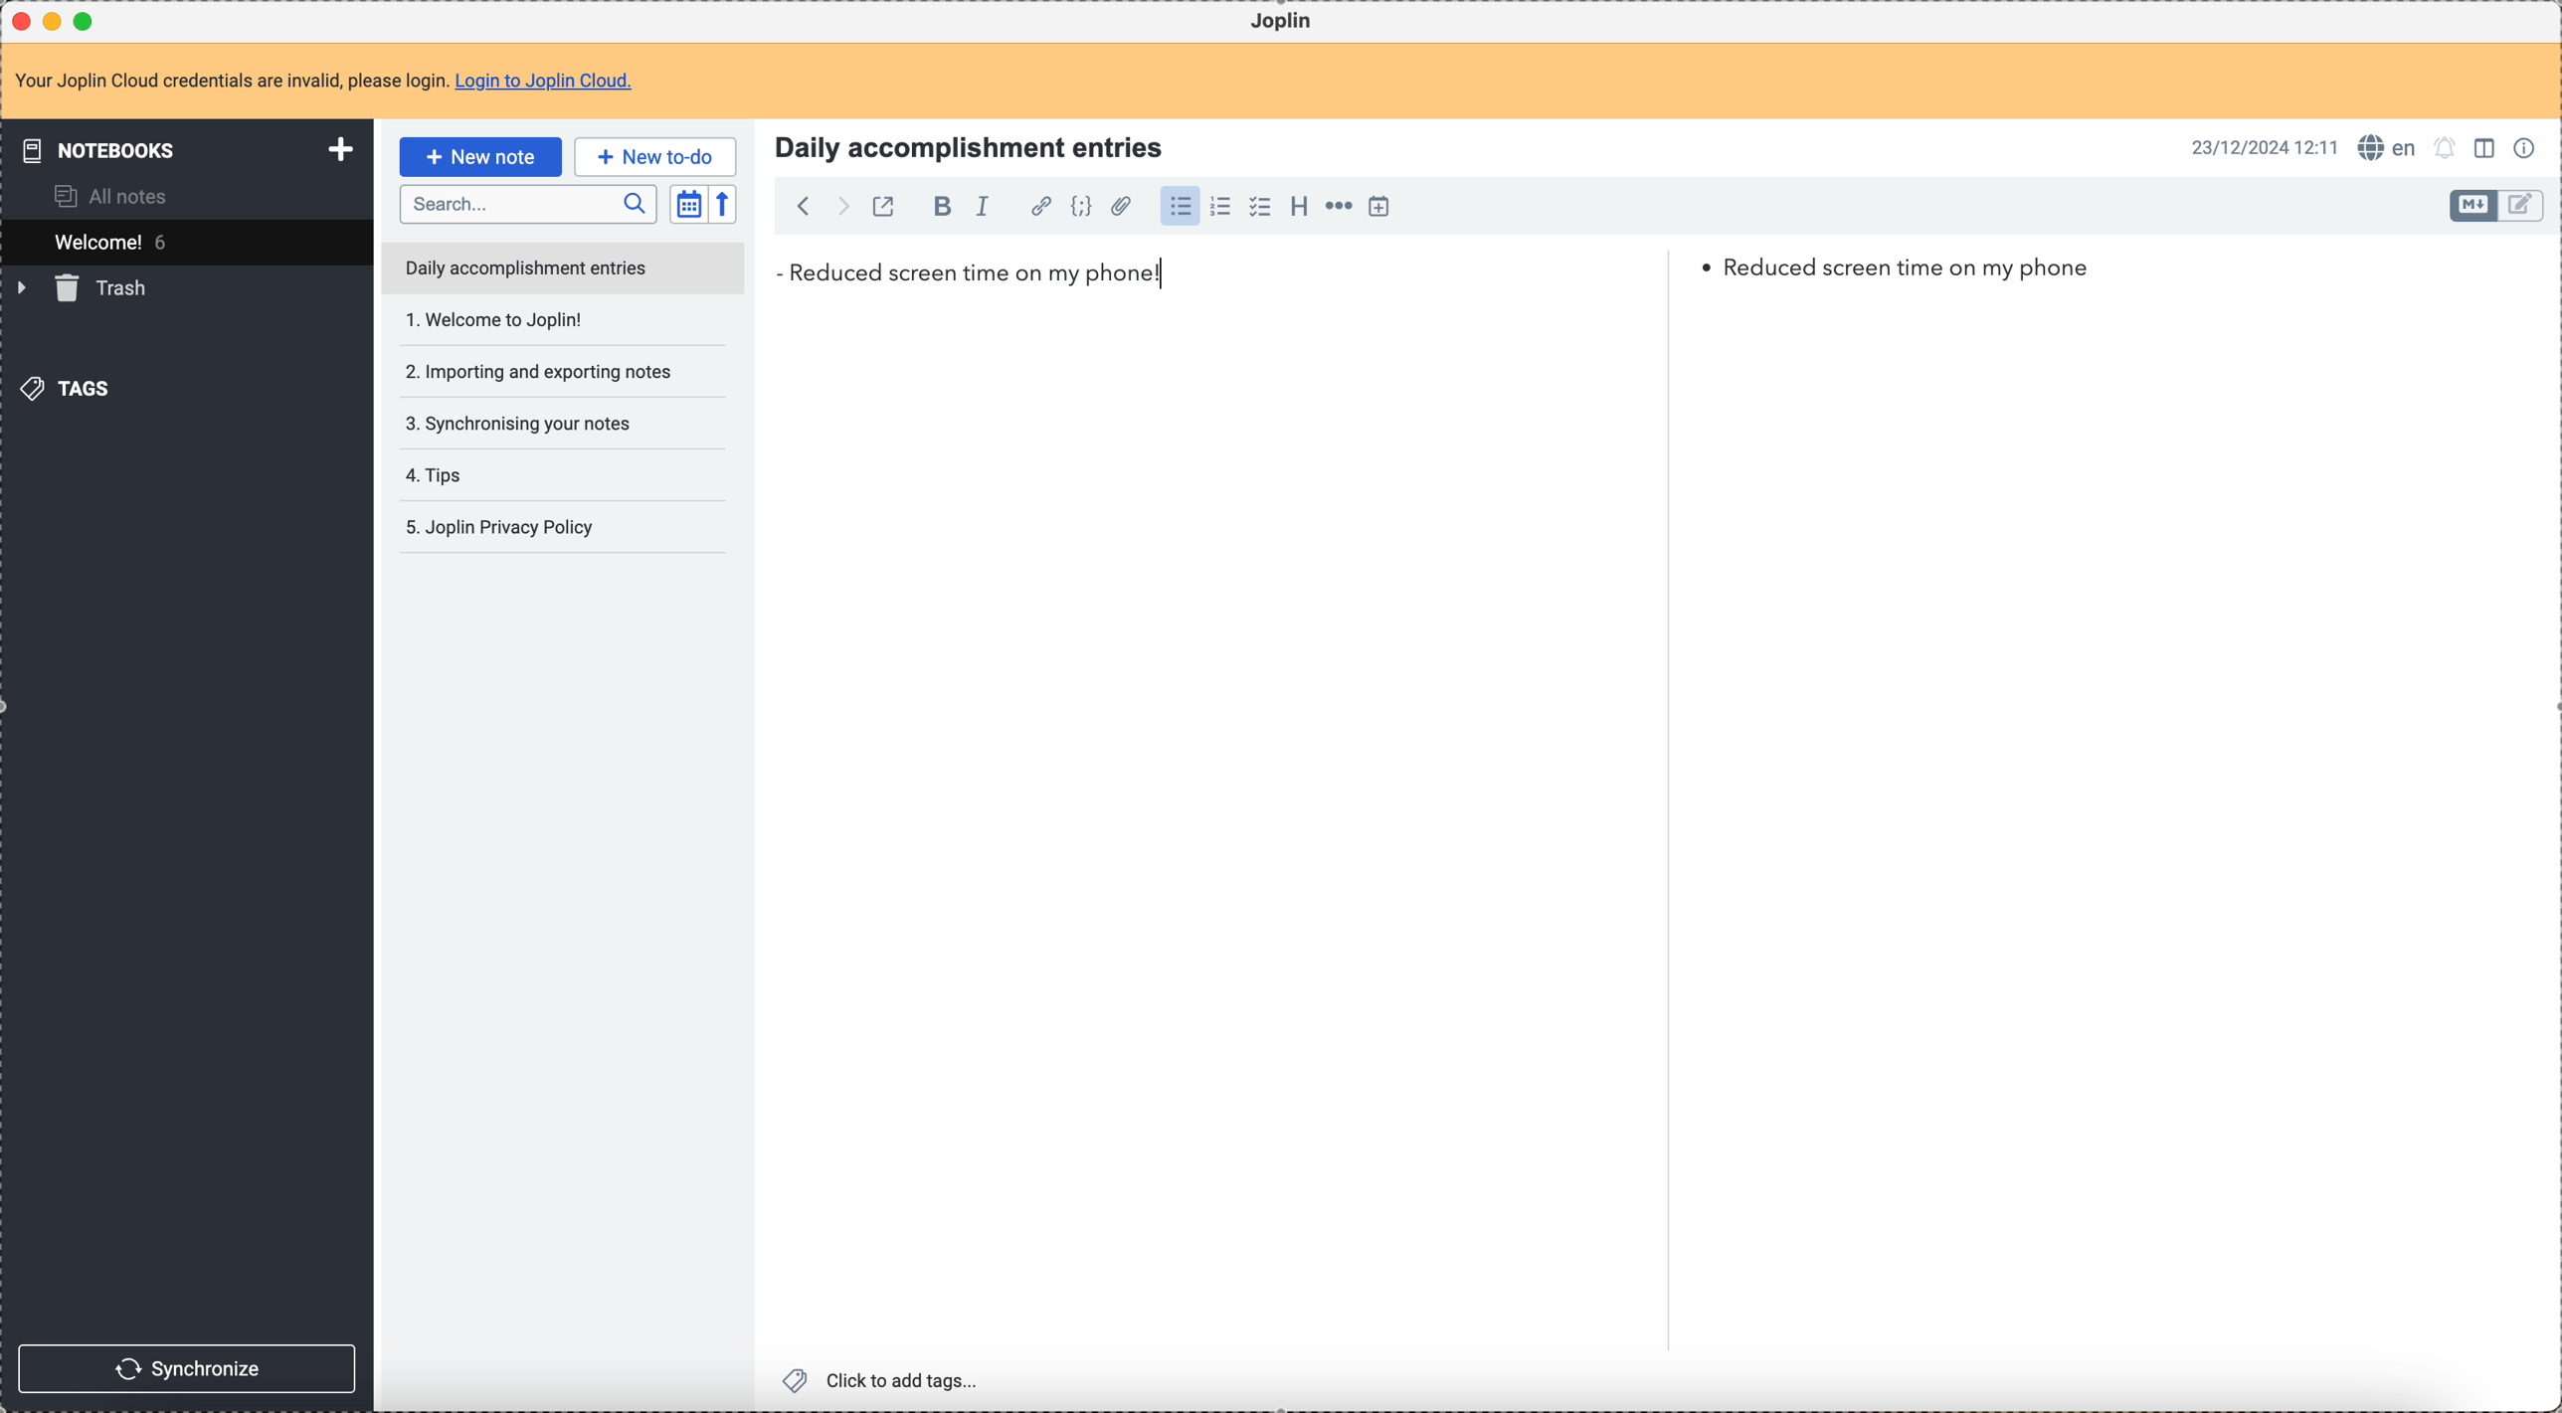 The width and height of the screenshot is (2562, 1413). What do you see at coordinates (528, 372) in the screenshot?
I see `synchronising your notes` at bounding box center [528, 372].